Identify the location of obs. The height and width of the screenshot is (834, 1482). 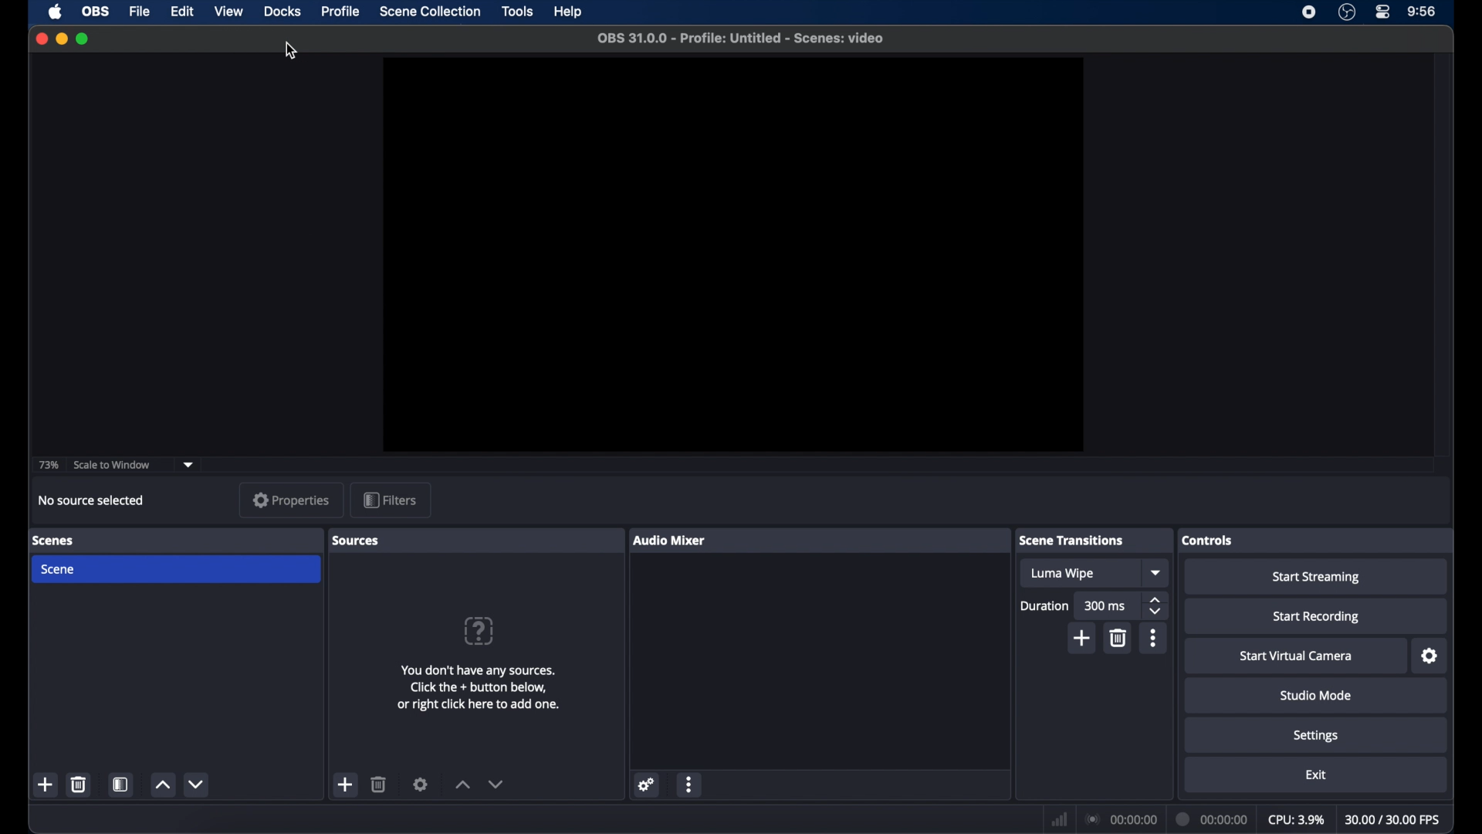
(96, 12).